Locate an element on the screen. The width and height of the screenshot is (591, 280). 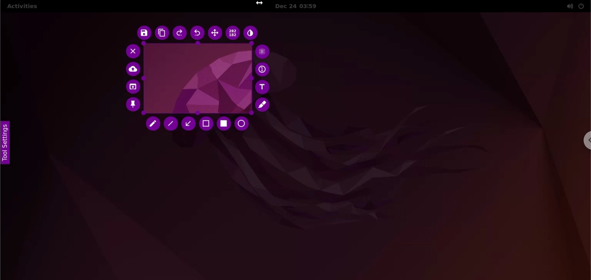
pin is located at coordinates (134, 107).